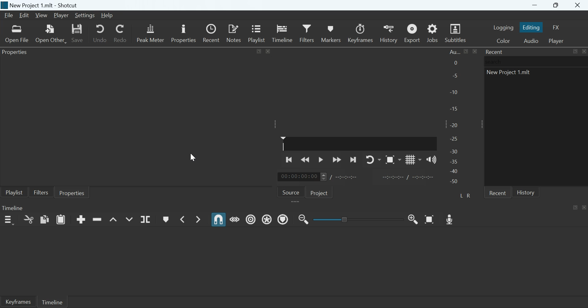  I want to click on Maximize, so click(575, 207).